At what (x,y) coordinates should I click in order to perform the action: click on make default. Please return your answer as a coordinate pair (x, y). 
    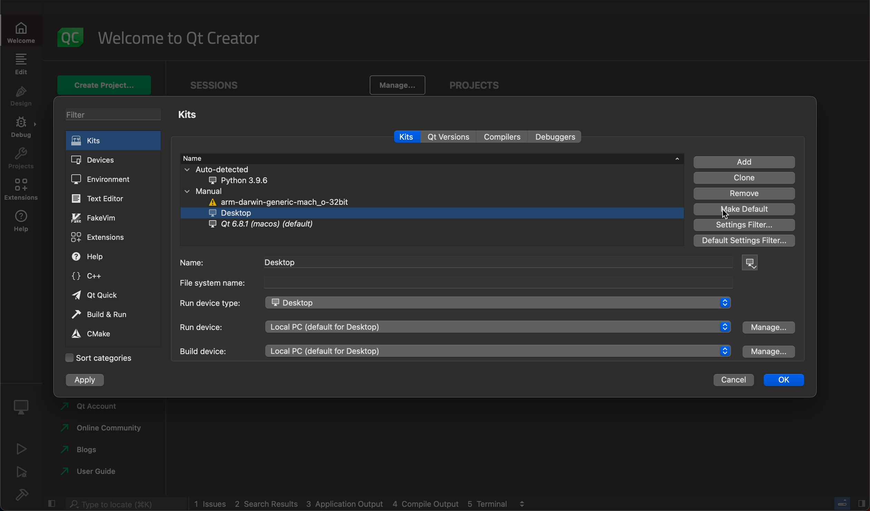
    Looking at the image, I should click on (742, 209).